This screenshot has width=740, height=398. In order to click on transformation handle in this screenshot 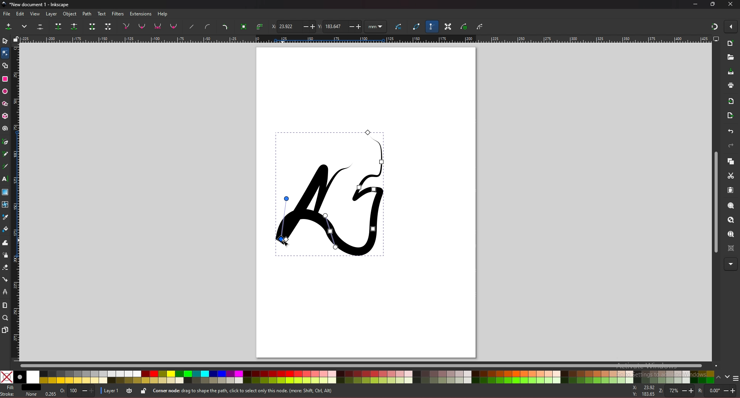, I will do `click(448, 26)`.